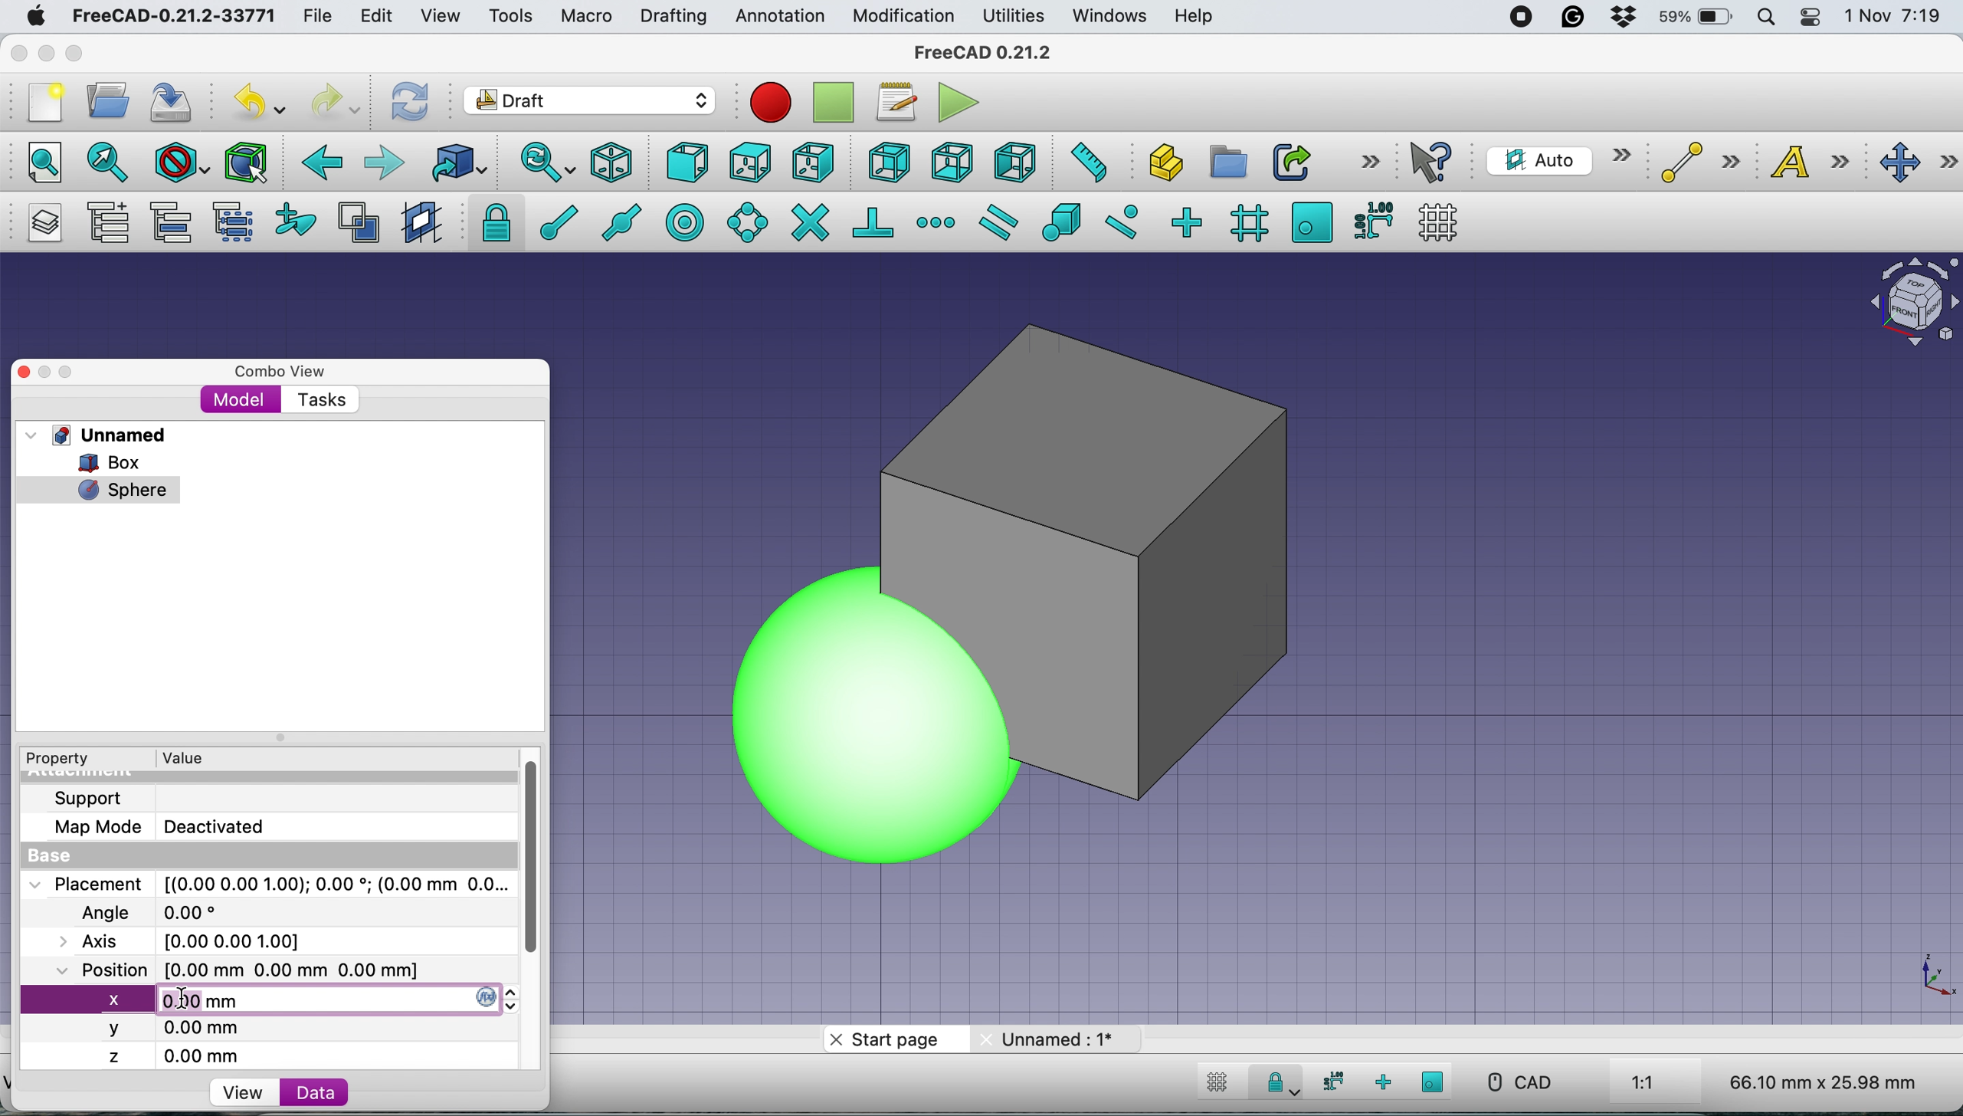  Describe the element at coordinates (867, 717) in the screenshot. I see `sphere` at that location.